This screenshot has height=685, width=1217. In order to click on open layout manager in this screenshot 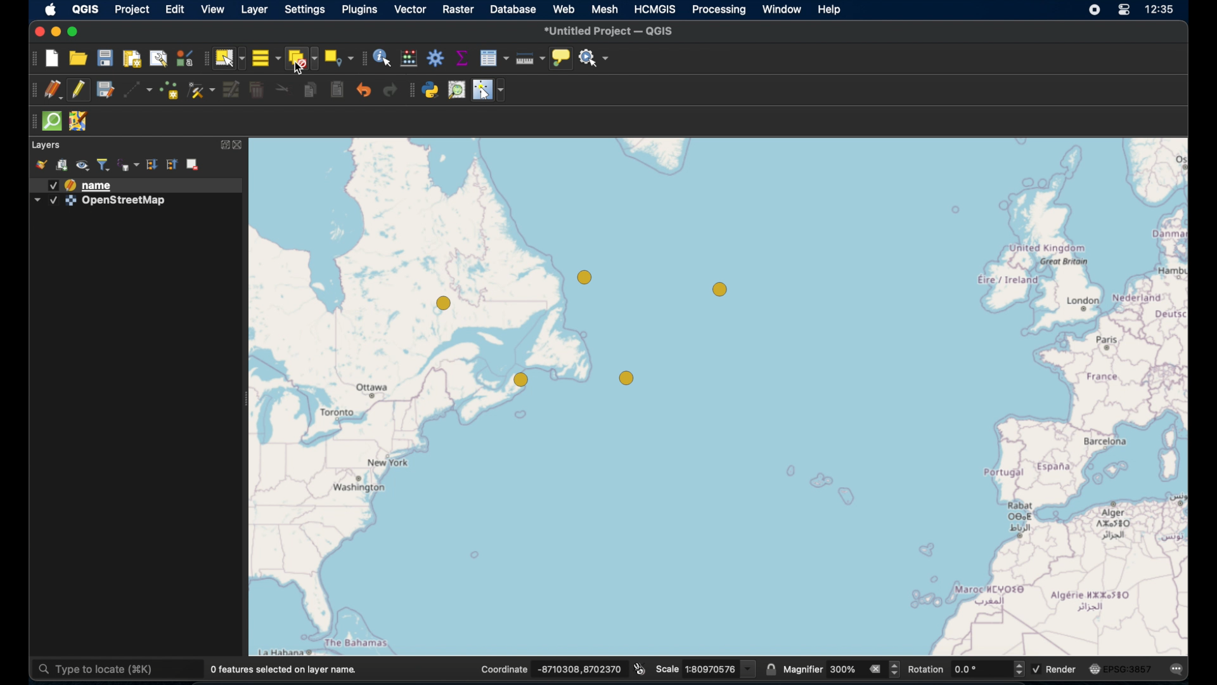, I will do `click(158, 60)`.